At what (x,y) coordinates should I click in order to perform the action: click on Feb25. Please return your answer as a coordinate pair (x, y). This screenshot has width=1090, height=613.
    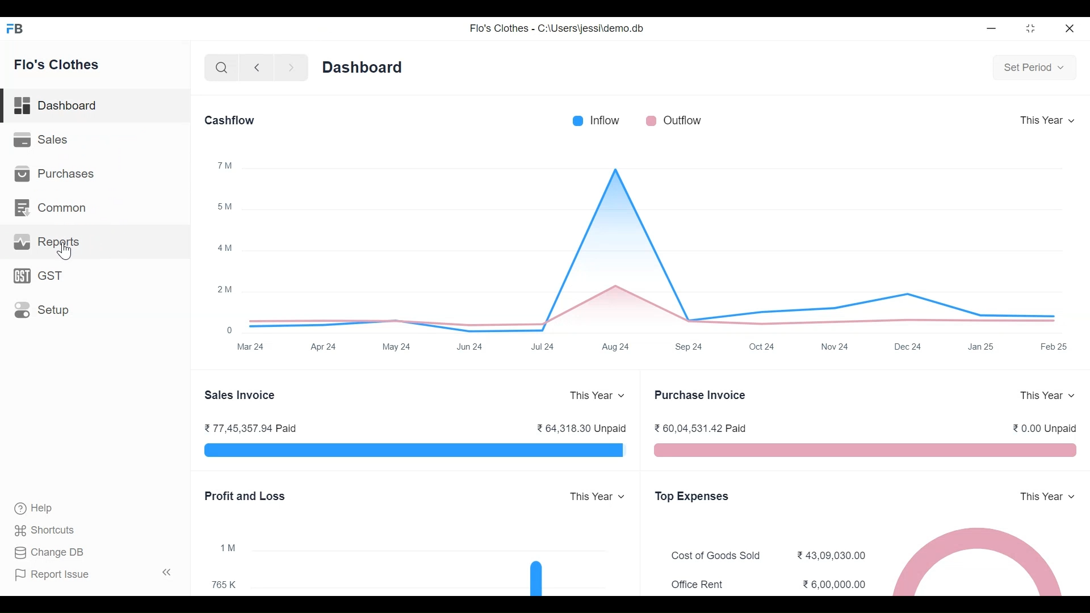
    Looking at the image, I should click on (1054, 346).